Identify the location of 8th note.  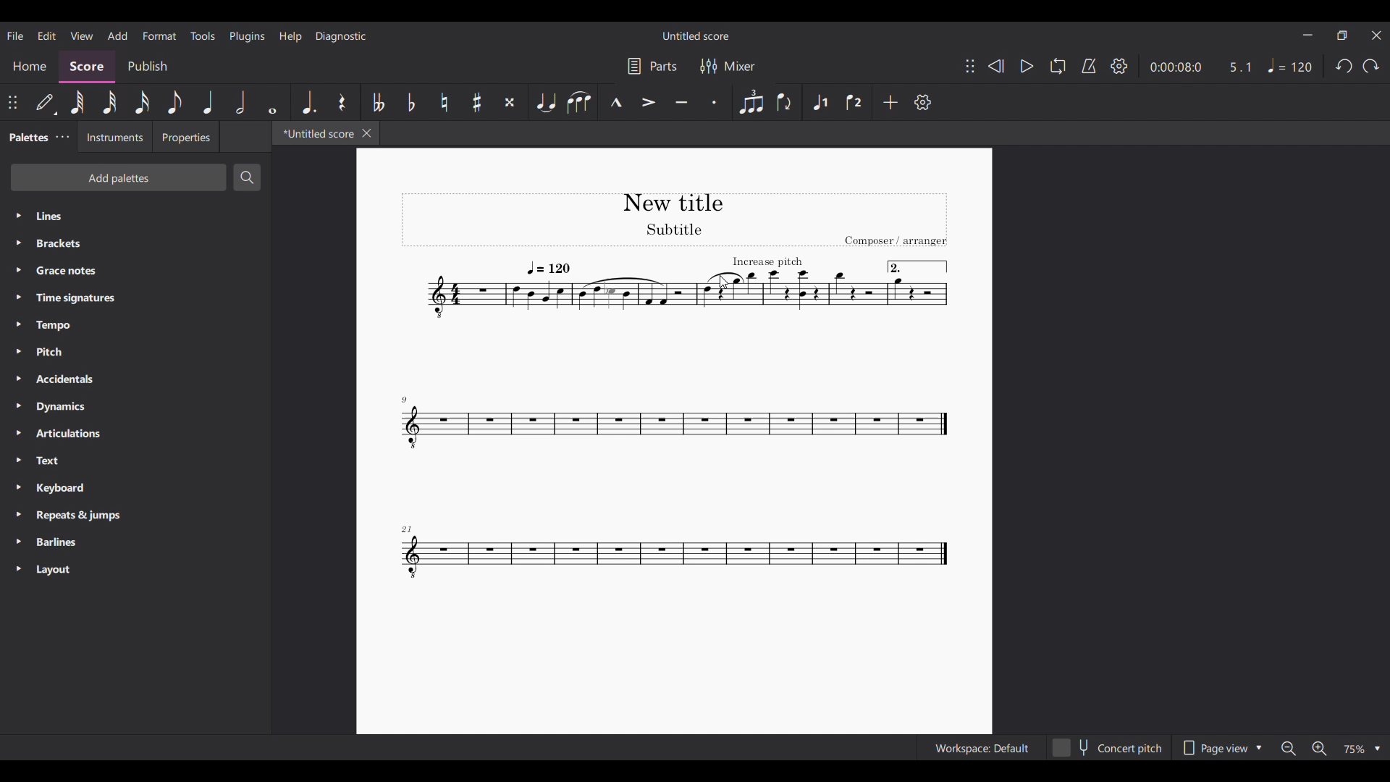
(174, 102).